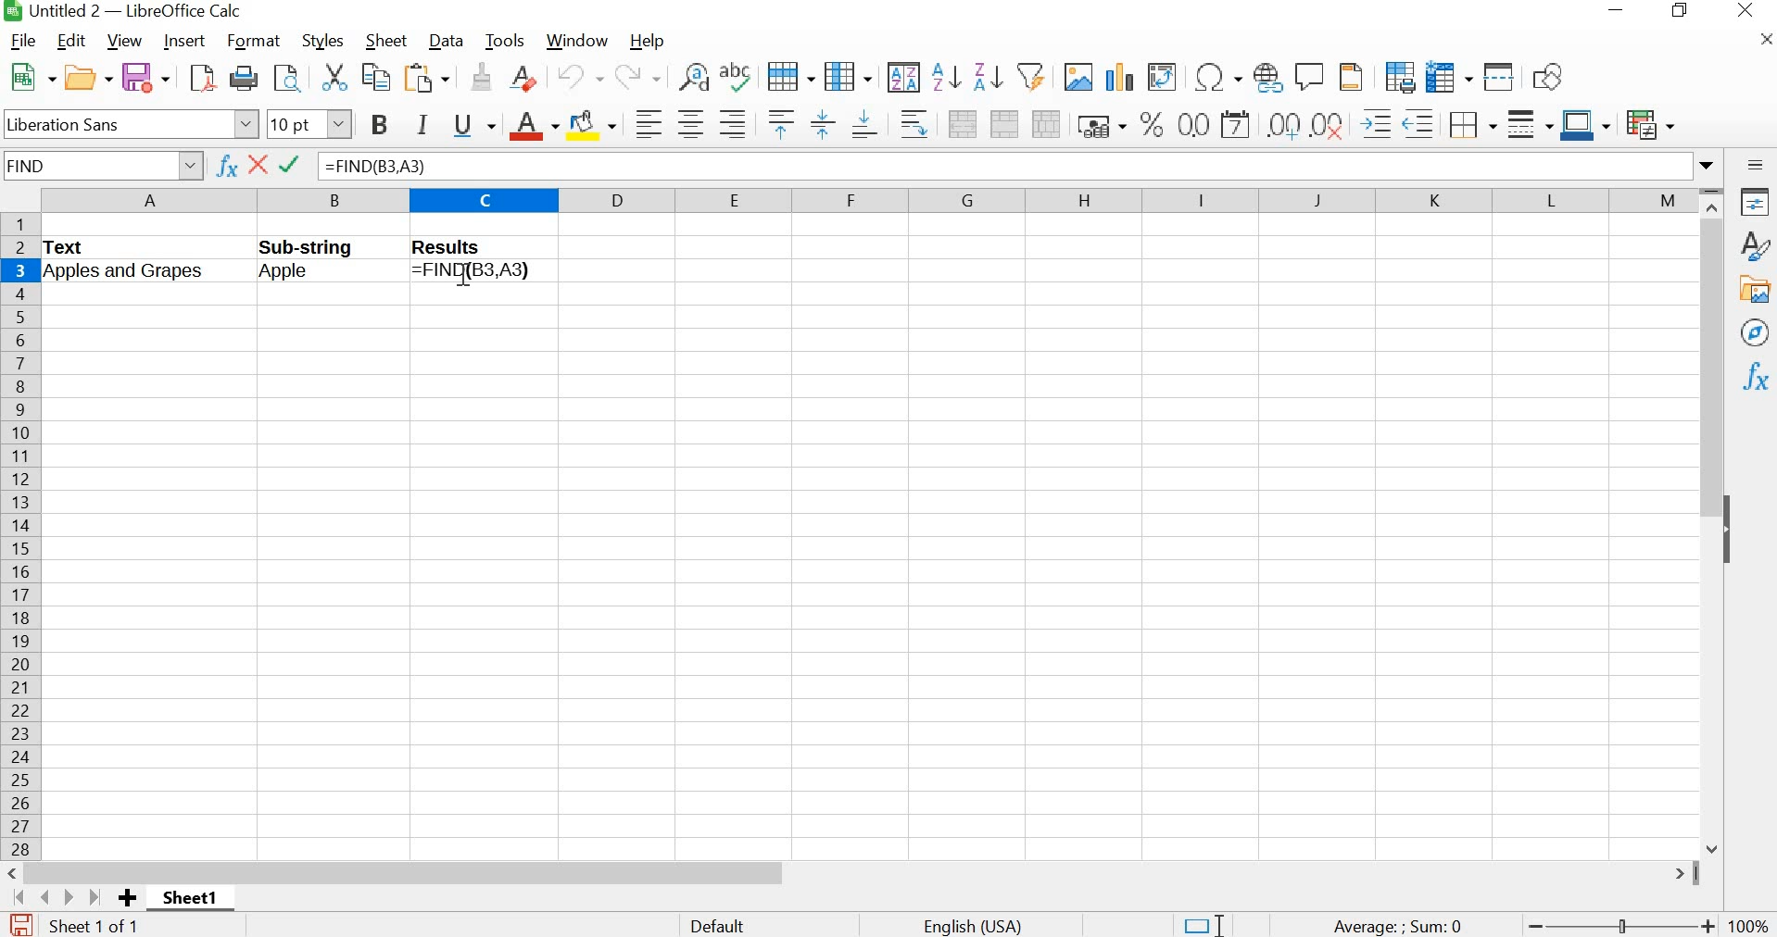 This screenshot has width=1777, height=937. Describe the element at coordinates (1121, 74) in the screenshot. I see `insert chart` at that location.